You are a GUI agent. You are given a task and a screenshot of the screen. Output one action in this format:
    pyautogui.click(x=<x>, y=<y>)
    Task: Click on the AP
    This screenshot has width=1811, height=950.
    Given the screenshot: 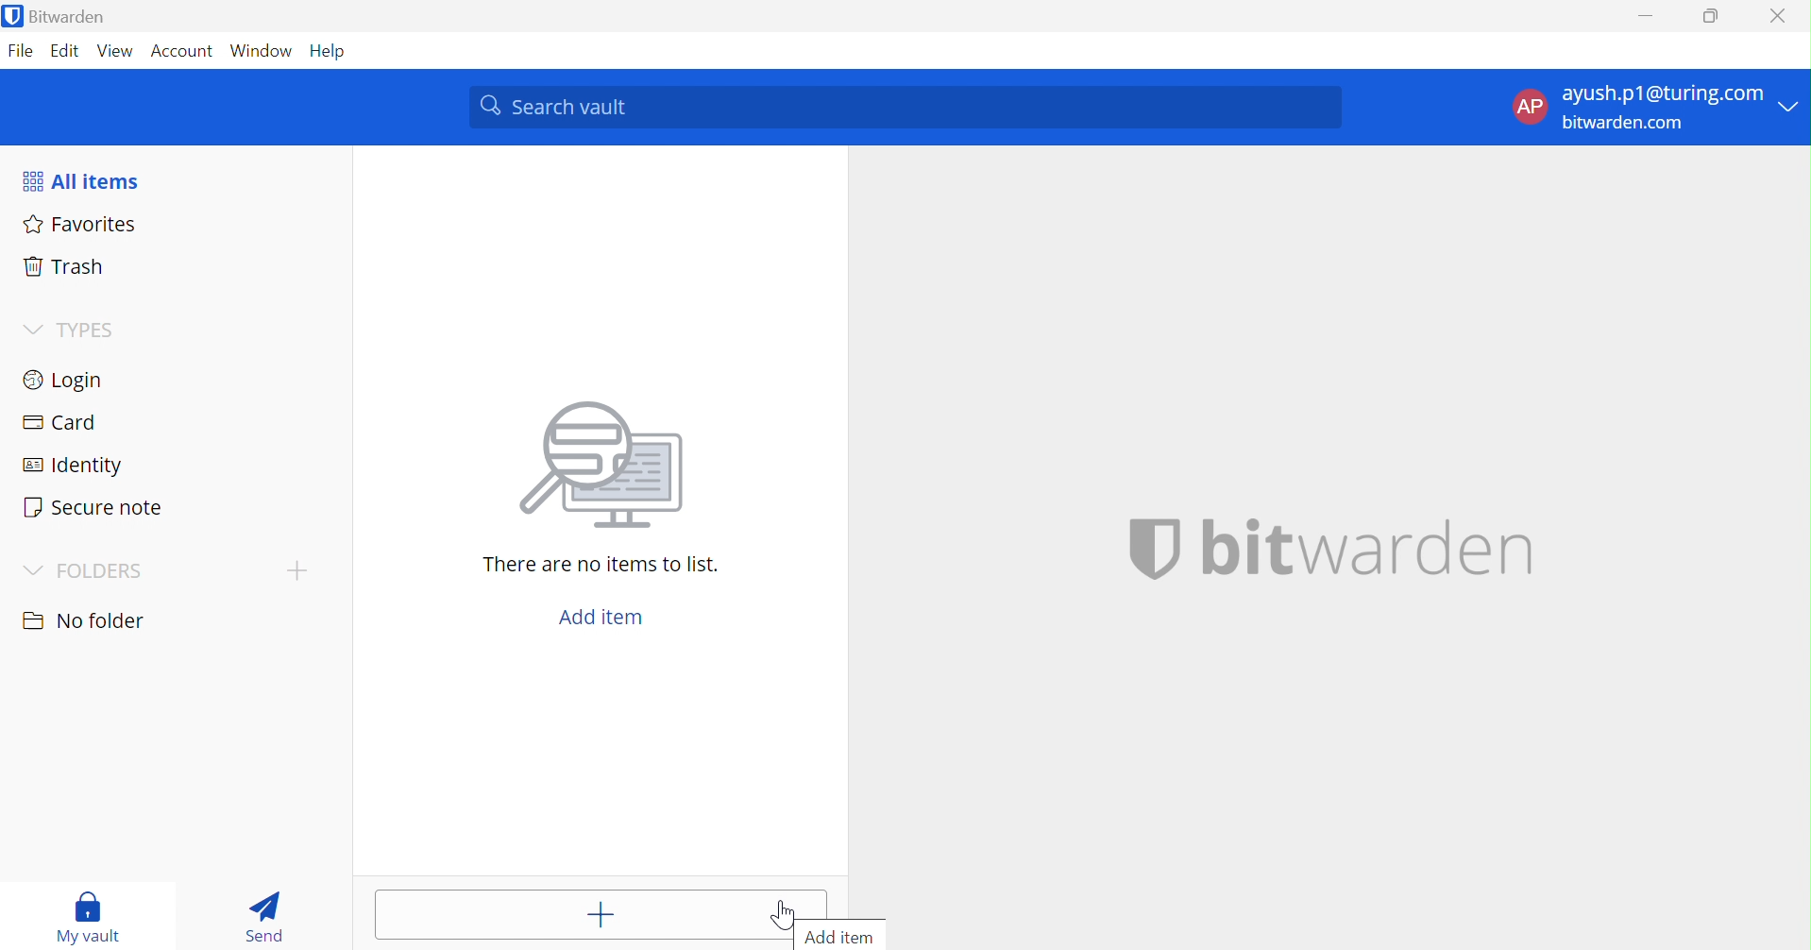 What is the action you would take?
    pyautogui.click(x=1530, y=107)
    